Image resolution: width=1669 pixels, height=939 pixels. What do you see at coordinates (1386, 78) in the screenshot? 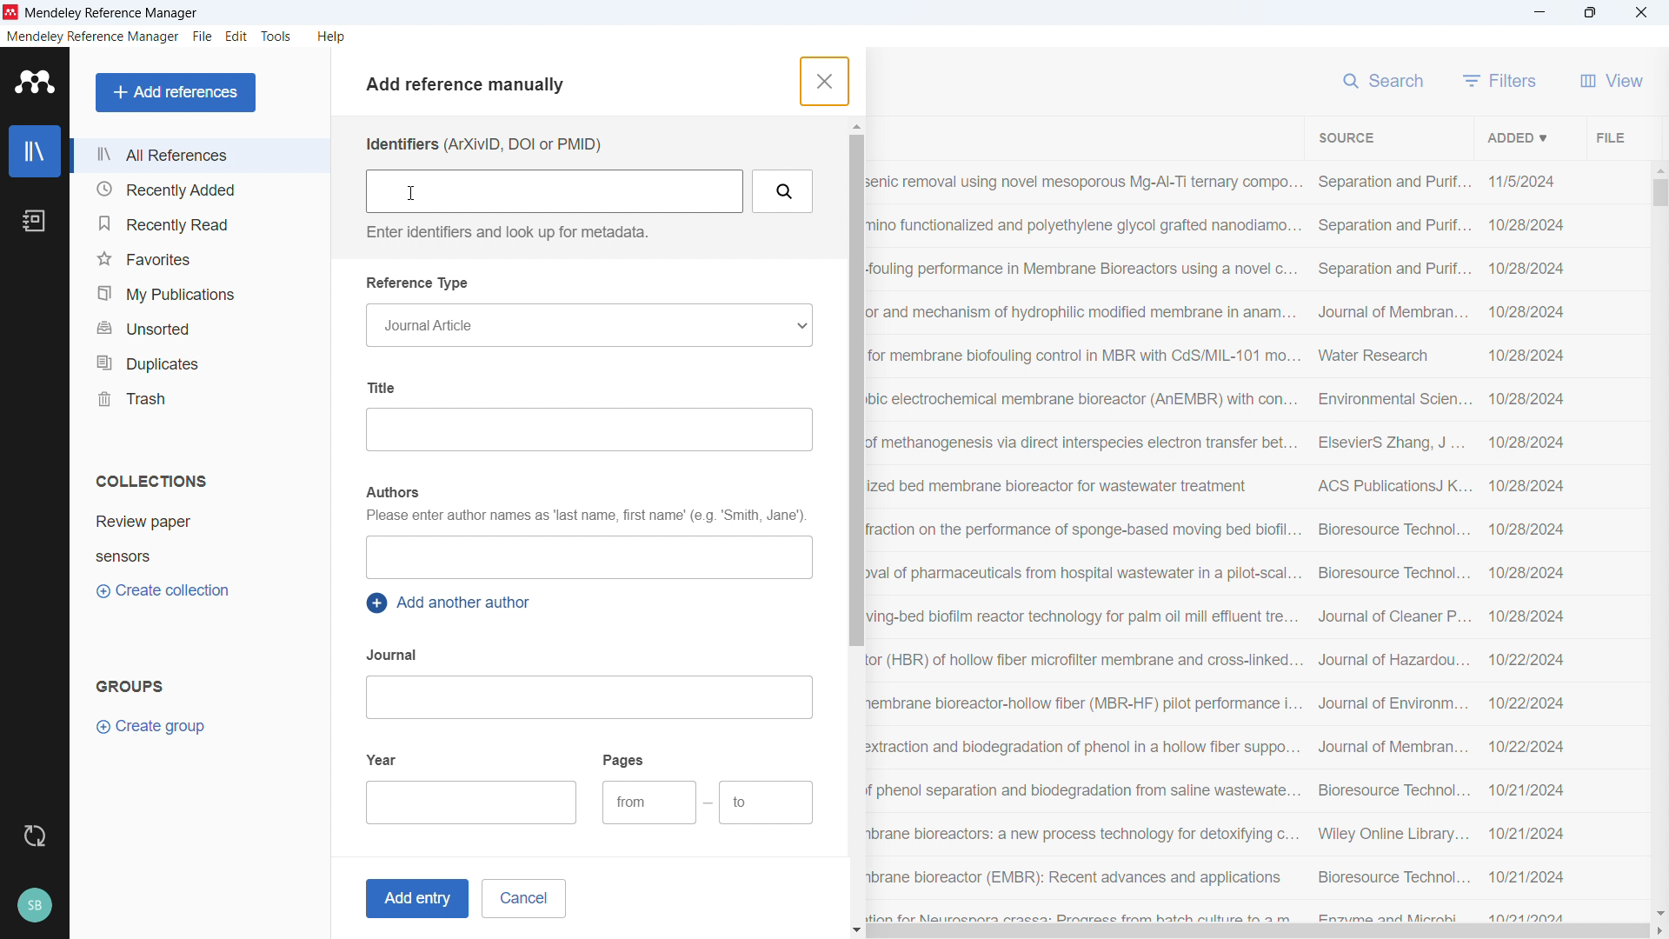
I see `search ` at bounding box center [1386, 78].